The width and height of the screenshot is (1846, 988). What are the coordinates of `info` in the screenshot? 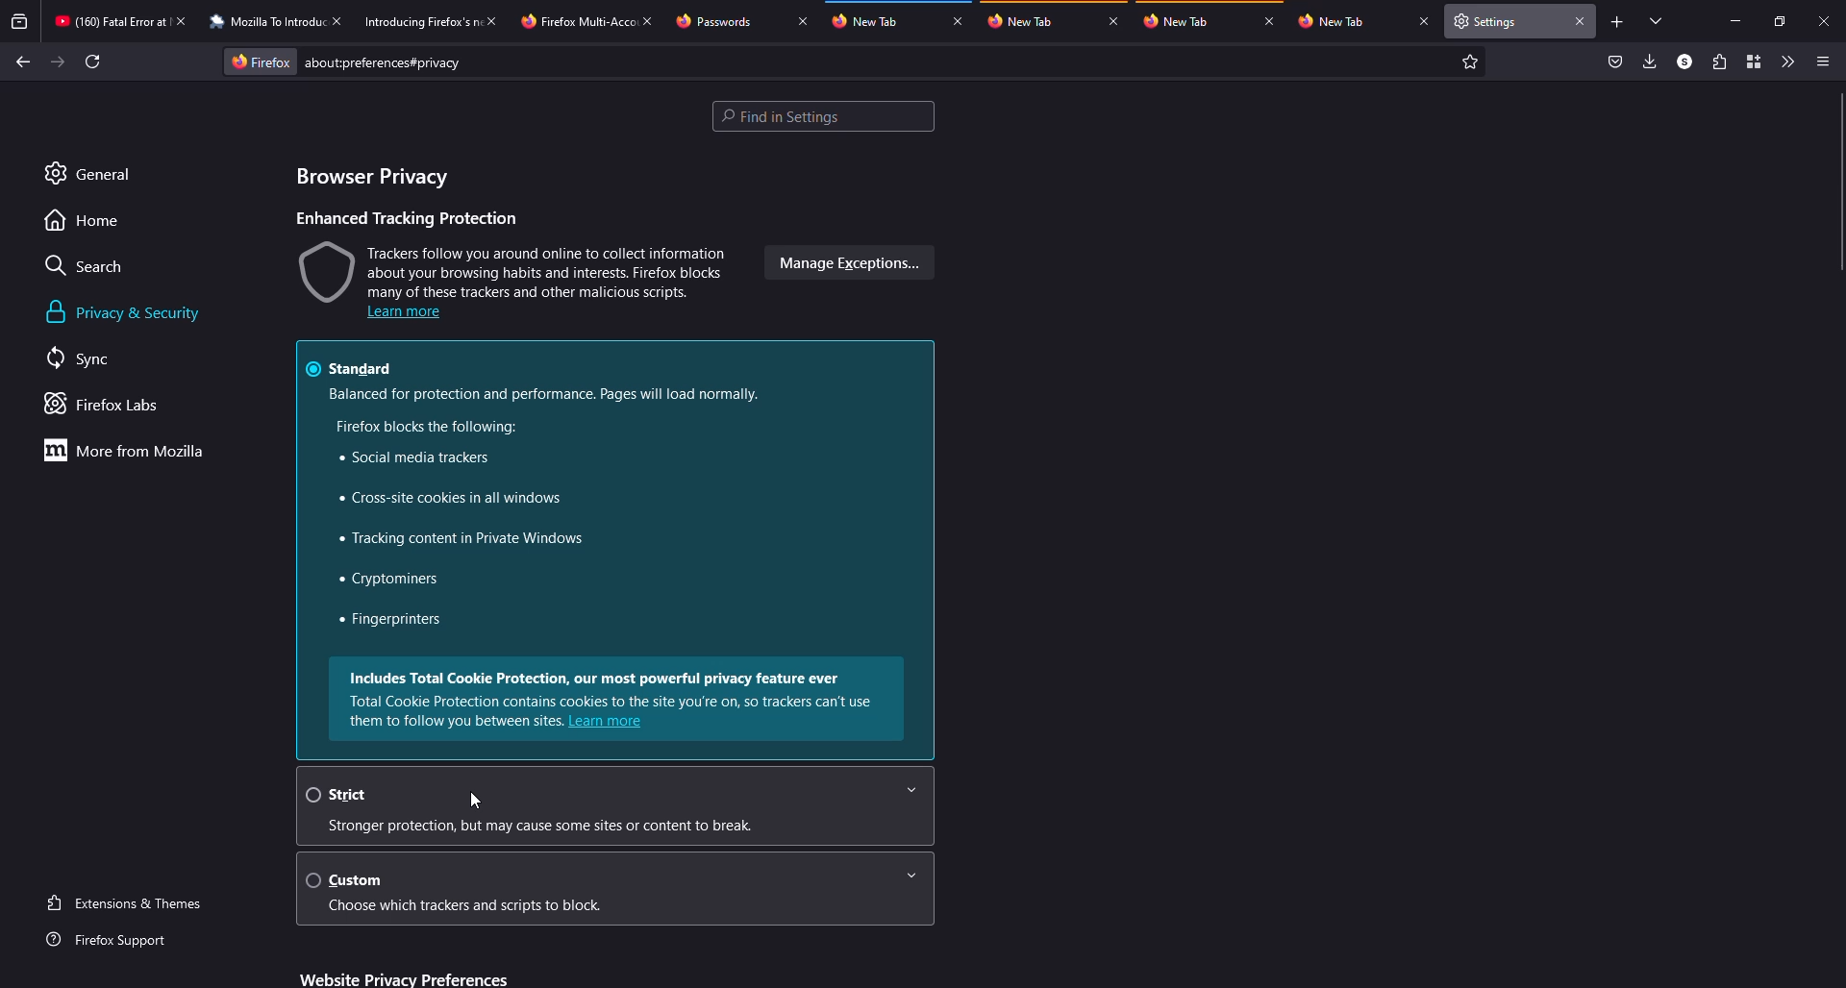 It's located at (467, 906).